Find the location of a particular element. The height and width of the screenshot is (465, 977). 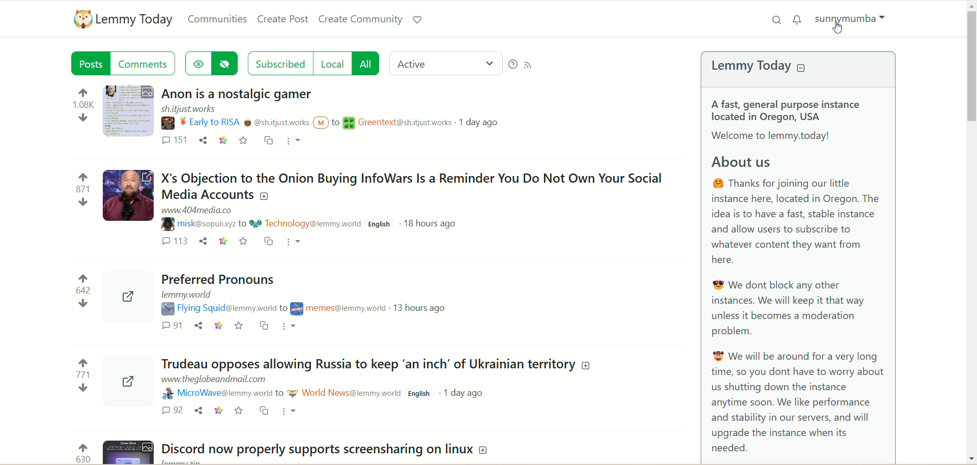

1 day ago is located at coordinates (478, 122).